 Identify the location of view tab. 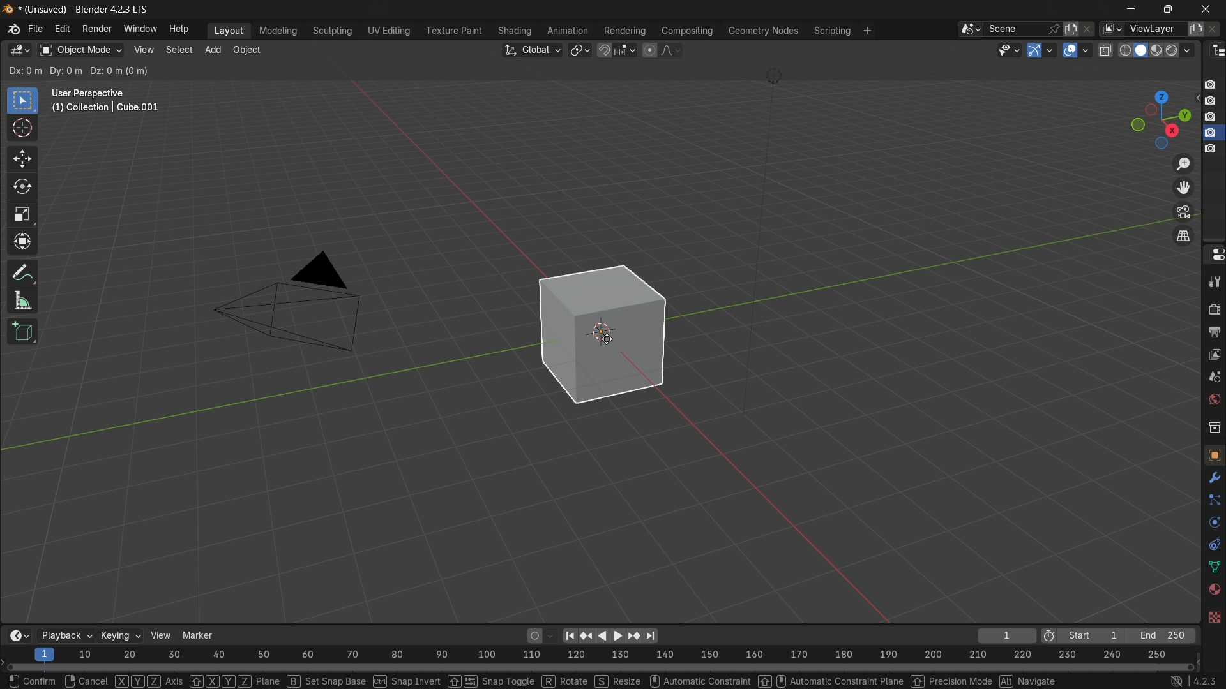
(142, 50).